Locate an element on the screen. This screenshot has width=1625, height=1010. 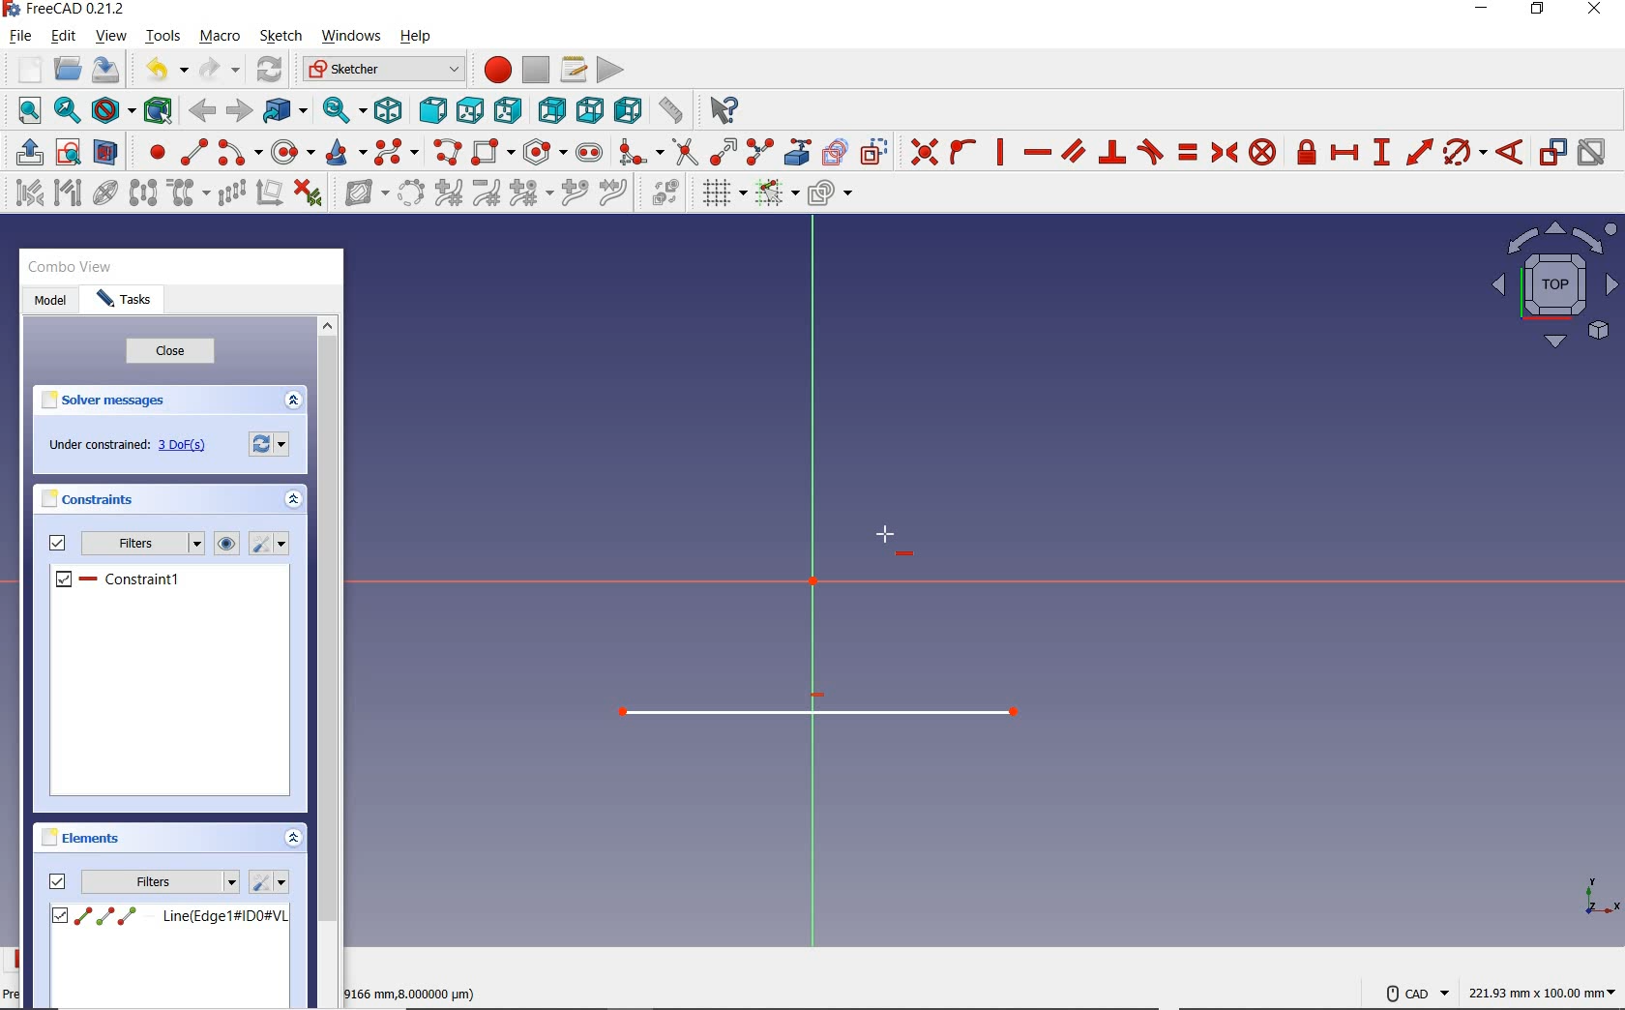
FORWARD is located at coordinates (238, 110).